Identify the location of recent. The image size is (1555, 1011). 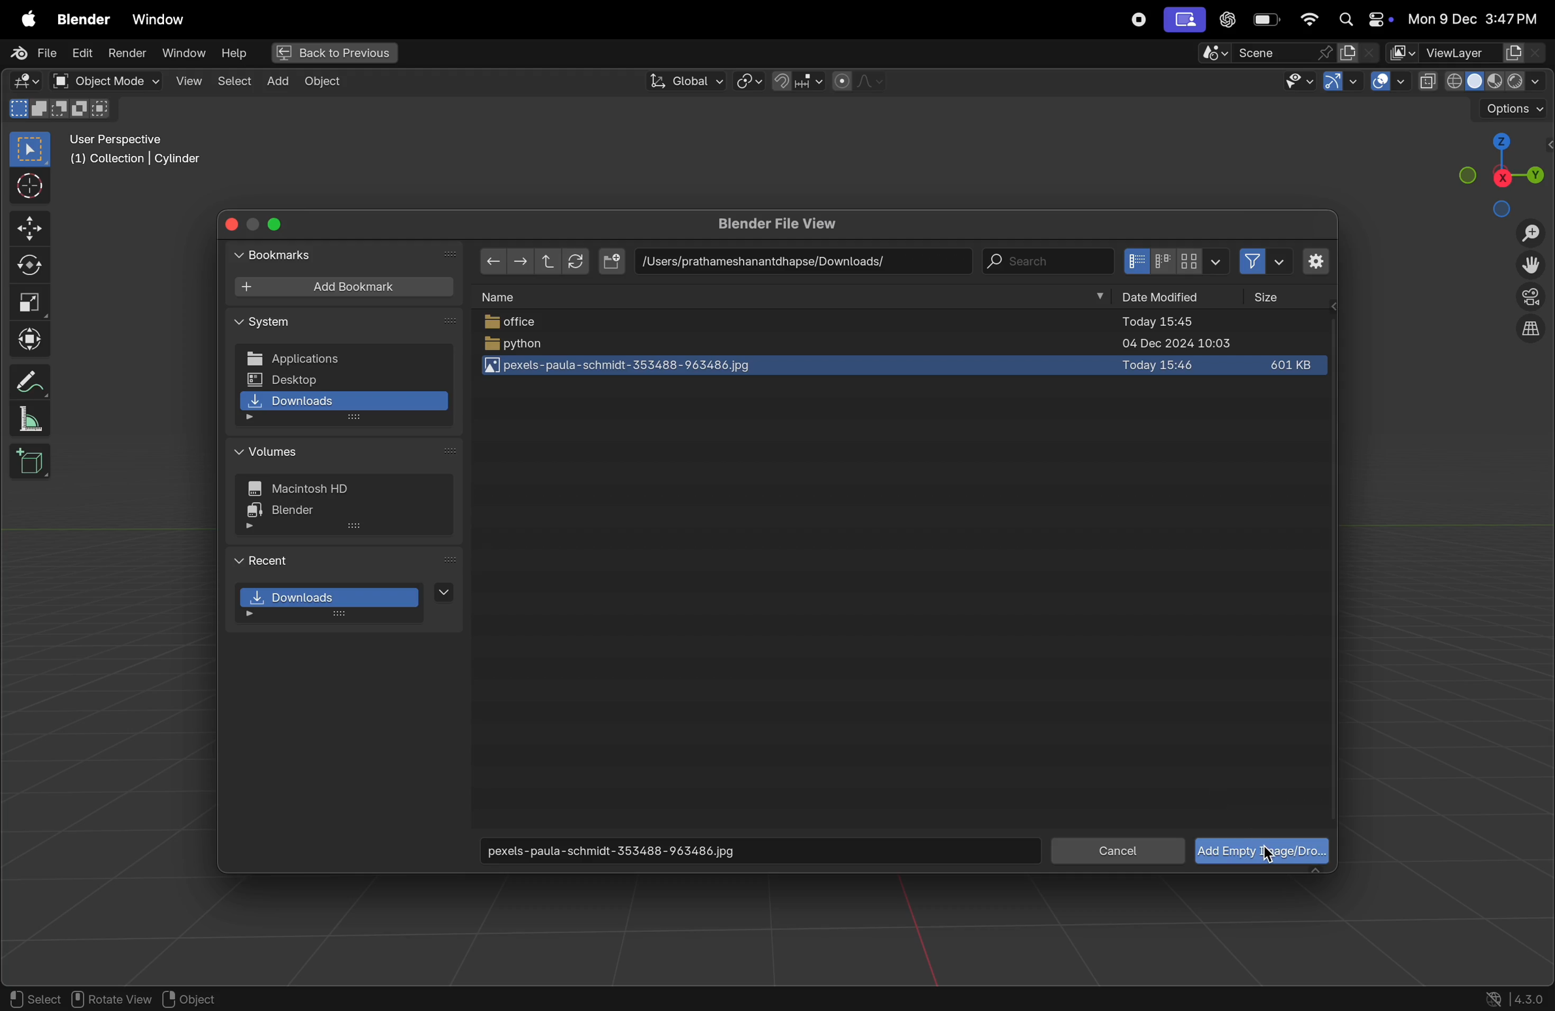
(267, 559).